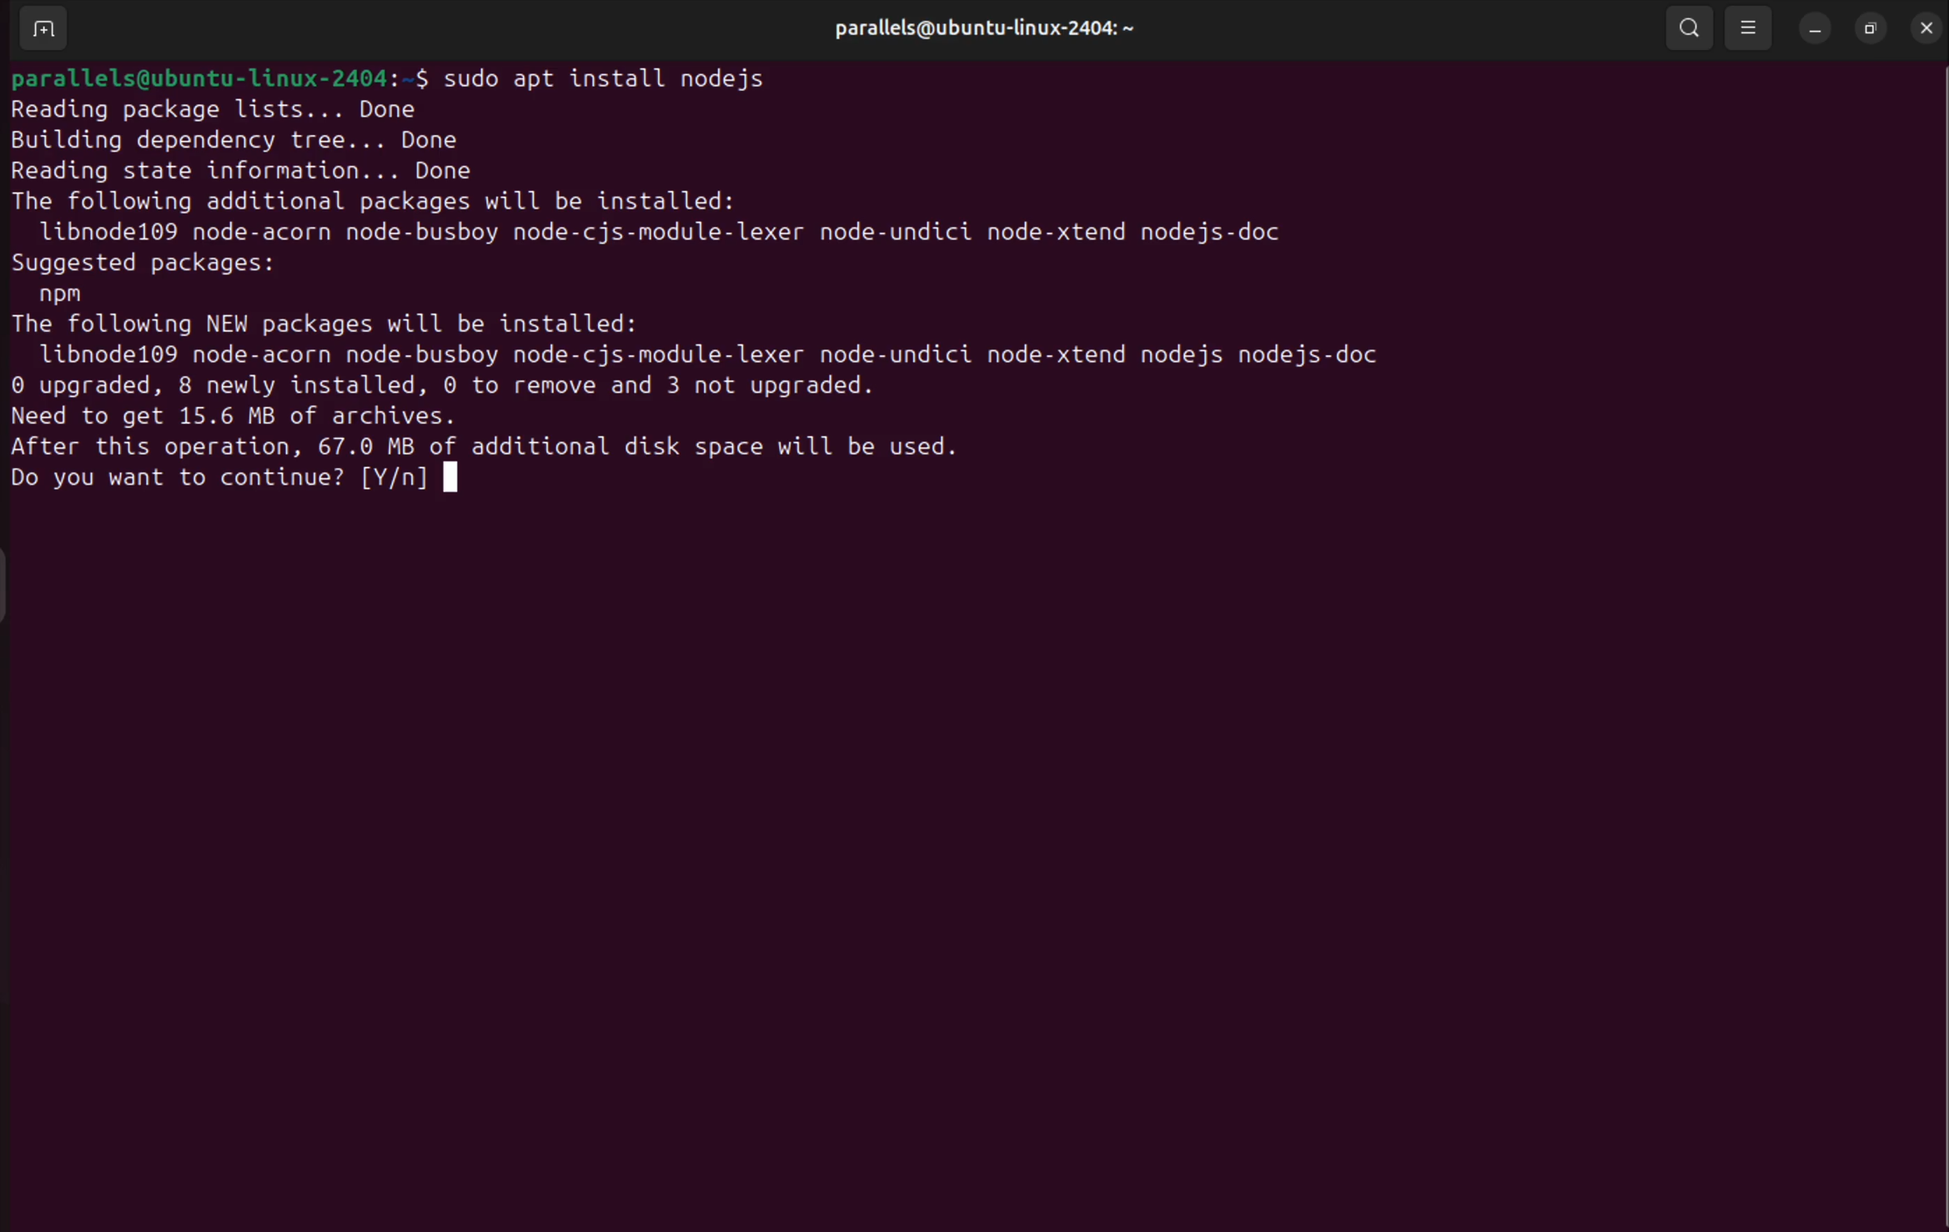  Describe the element at coordinates (217, 76) in the screenshot. I see `parallels@ubuntu-linux-2404: ~$` at that location.